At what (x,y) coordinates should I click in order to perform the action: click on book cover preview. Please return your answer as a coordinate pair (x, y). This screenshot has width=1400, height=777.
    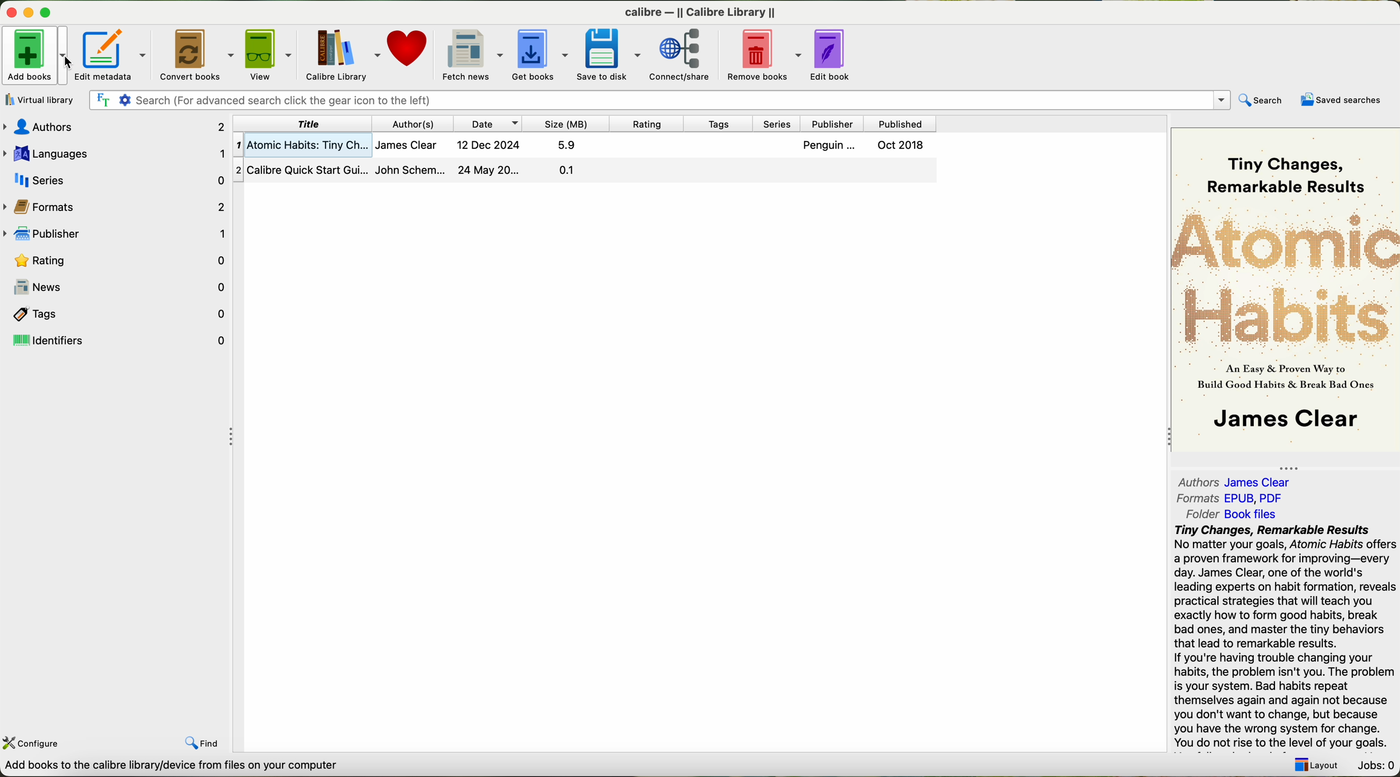
    Looking at the image, I should click on (1286, 289).